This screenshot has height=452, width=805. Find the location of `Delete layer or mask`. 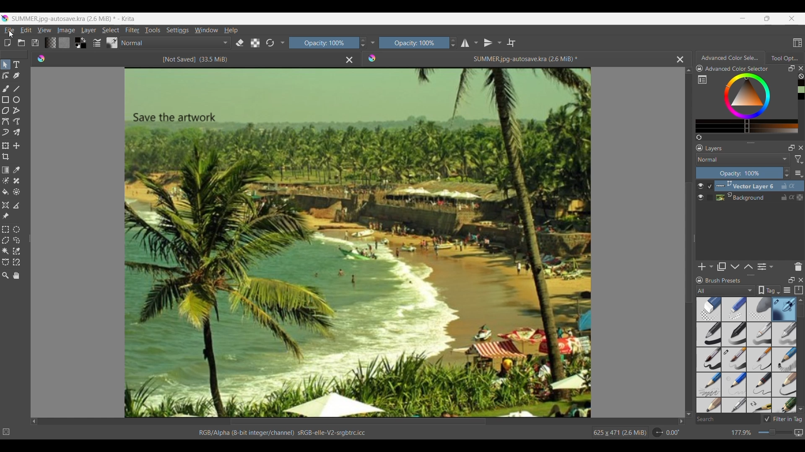

Delete layer or mask is located at coordinates (798, 267).